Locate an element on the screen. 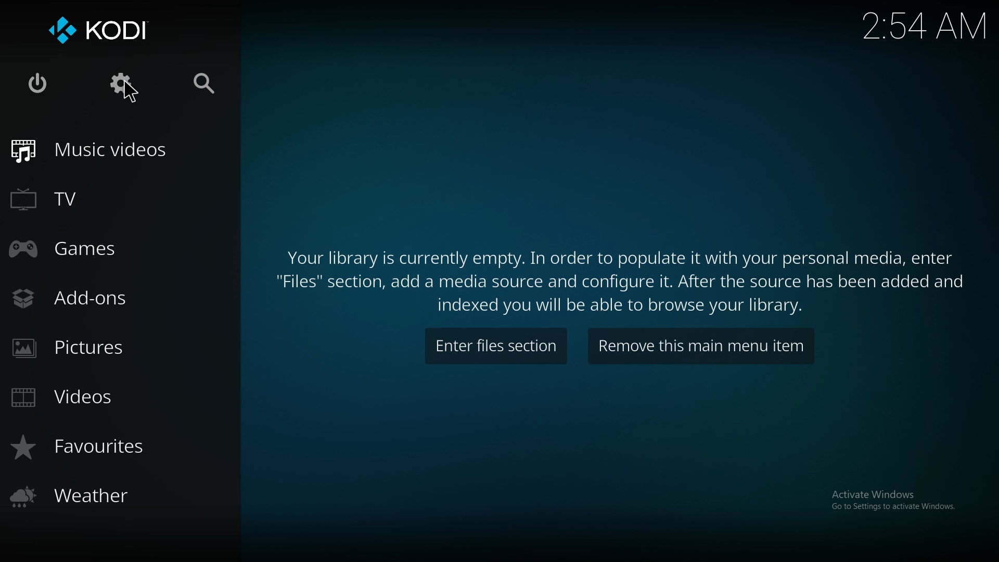  pointer cursor is located at coordinates (131, 90).